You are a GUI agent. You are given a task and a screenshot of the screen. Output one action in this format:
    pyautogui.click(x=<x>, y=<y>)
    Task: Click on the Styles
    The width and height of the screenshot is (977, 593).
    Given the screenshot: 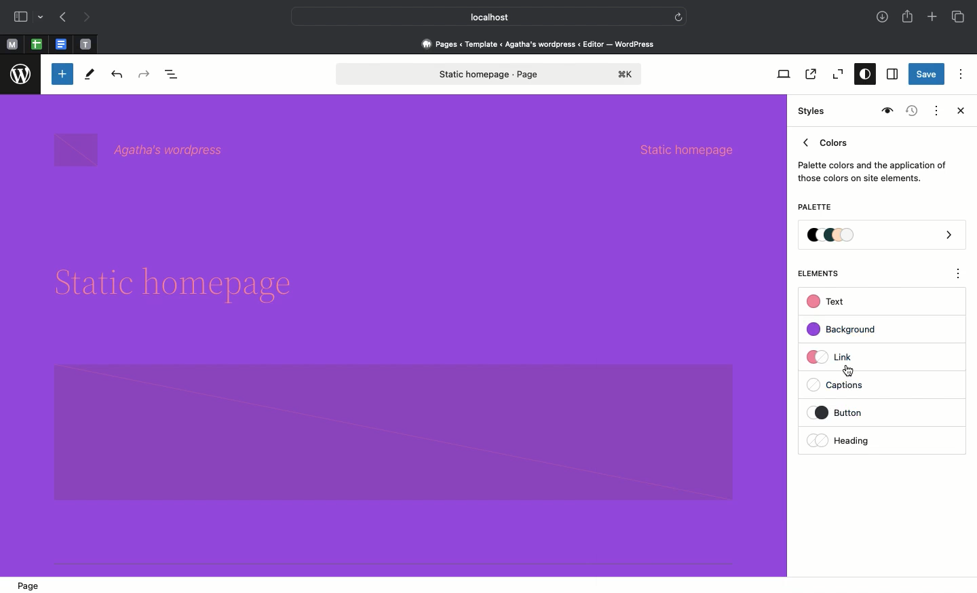 What is the action you would take?
    pyautogui.click(x=862, y=75)
    